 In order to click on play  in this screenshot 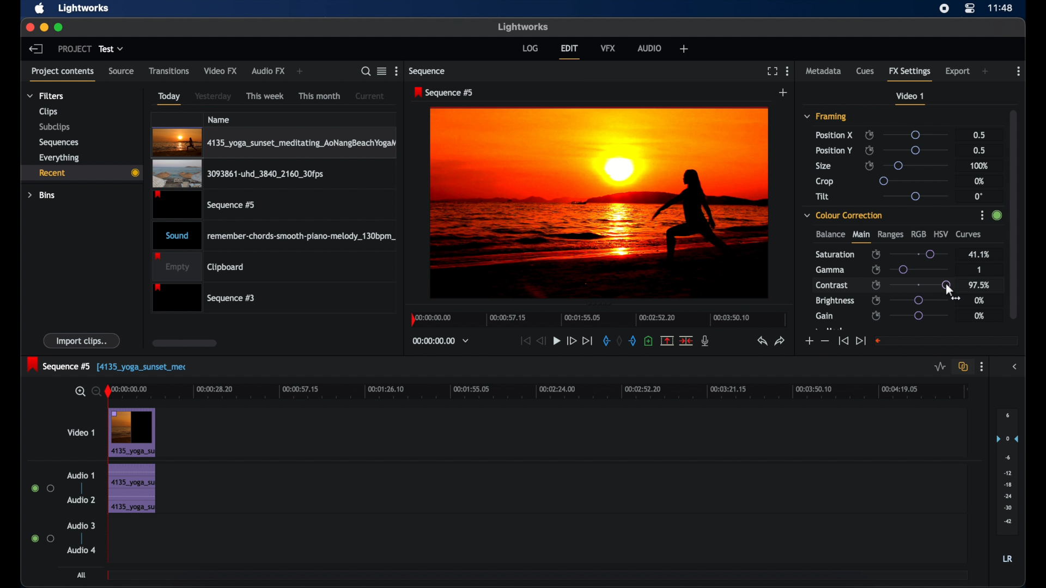, I will do `click(557, 341)`.